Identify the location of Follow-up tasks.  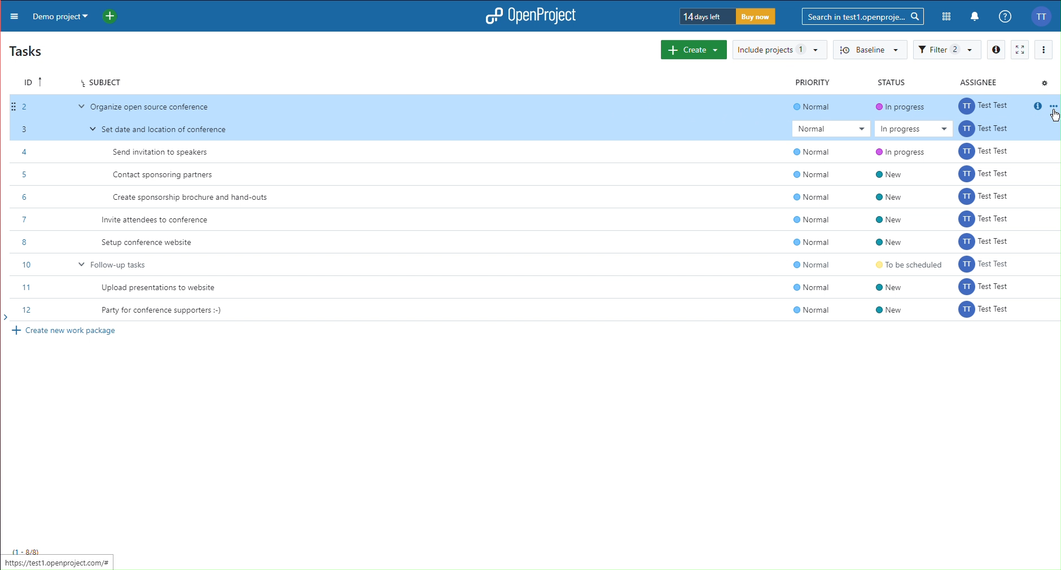
(116, 264).